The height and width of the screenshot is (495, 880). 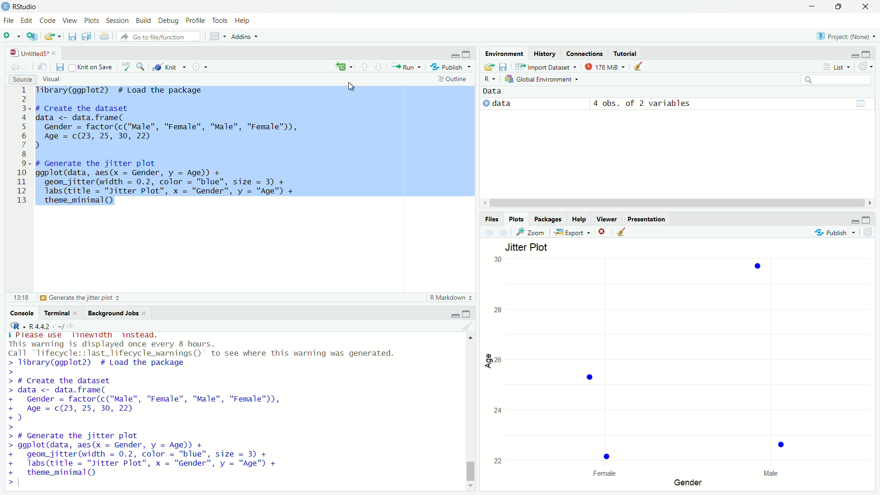 I want to click on console, so click(x=18, y=313).